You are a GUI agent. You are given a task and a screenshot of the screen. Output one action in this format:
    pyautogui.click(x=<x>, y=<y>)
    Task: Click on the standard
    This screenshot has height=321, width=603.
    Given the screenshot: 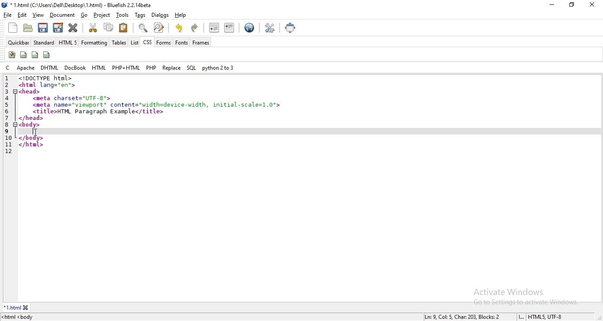 What is the action you would take?
    pyautogui.click(x=43, y=41)
    